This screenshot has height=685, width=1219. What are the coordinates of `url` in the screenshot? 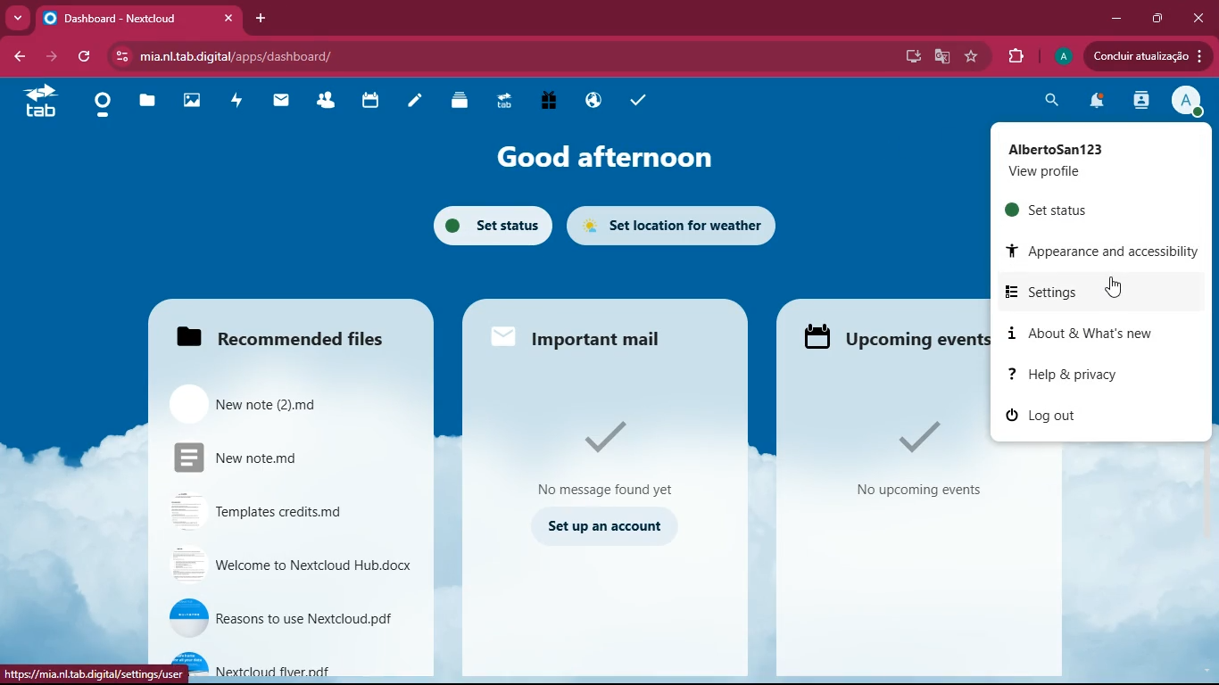 It's located at (256, 54).